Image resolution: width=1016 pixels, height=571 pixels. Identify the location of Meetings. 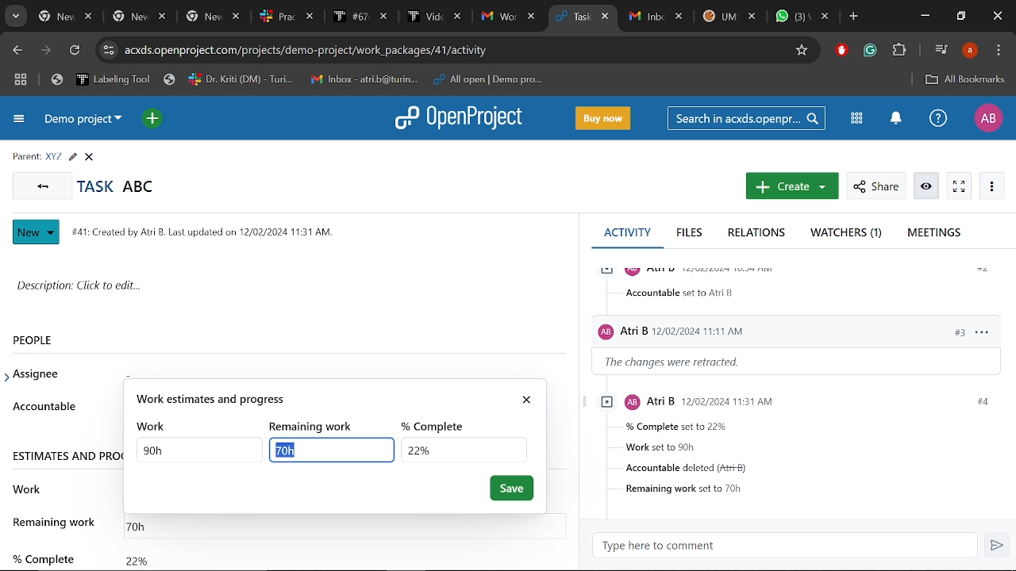
(934, 233).